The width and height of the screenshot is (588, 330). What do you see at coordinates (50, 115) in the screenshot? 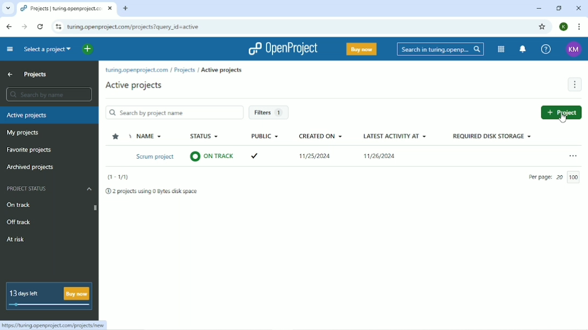
I see `Active projects` at bounding box center [50, 115].